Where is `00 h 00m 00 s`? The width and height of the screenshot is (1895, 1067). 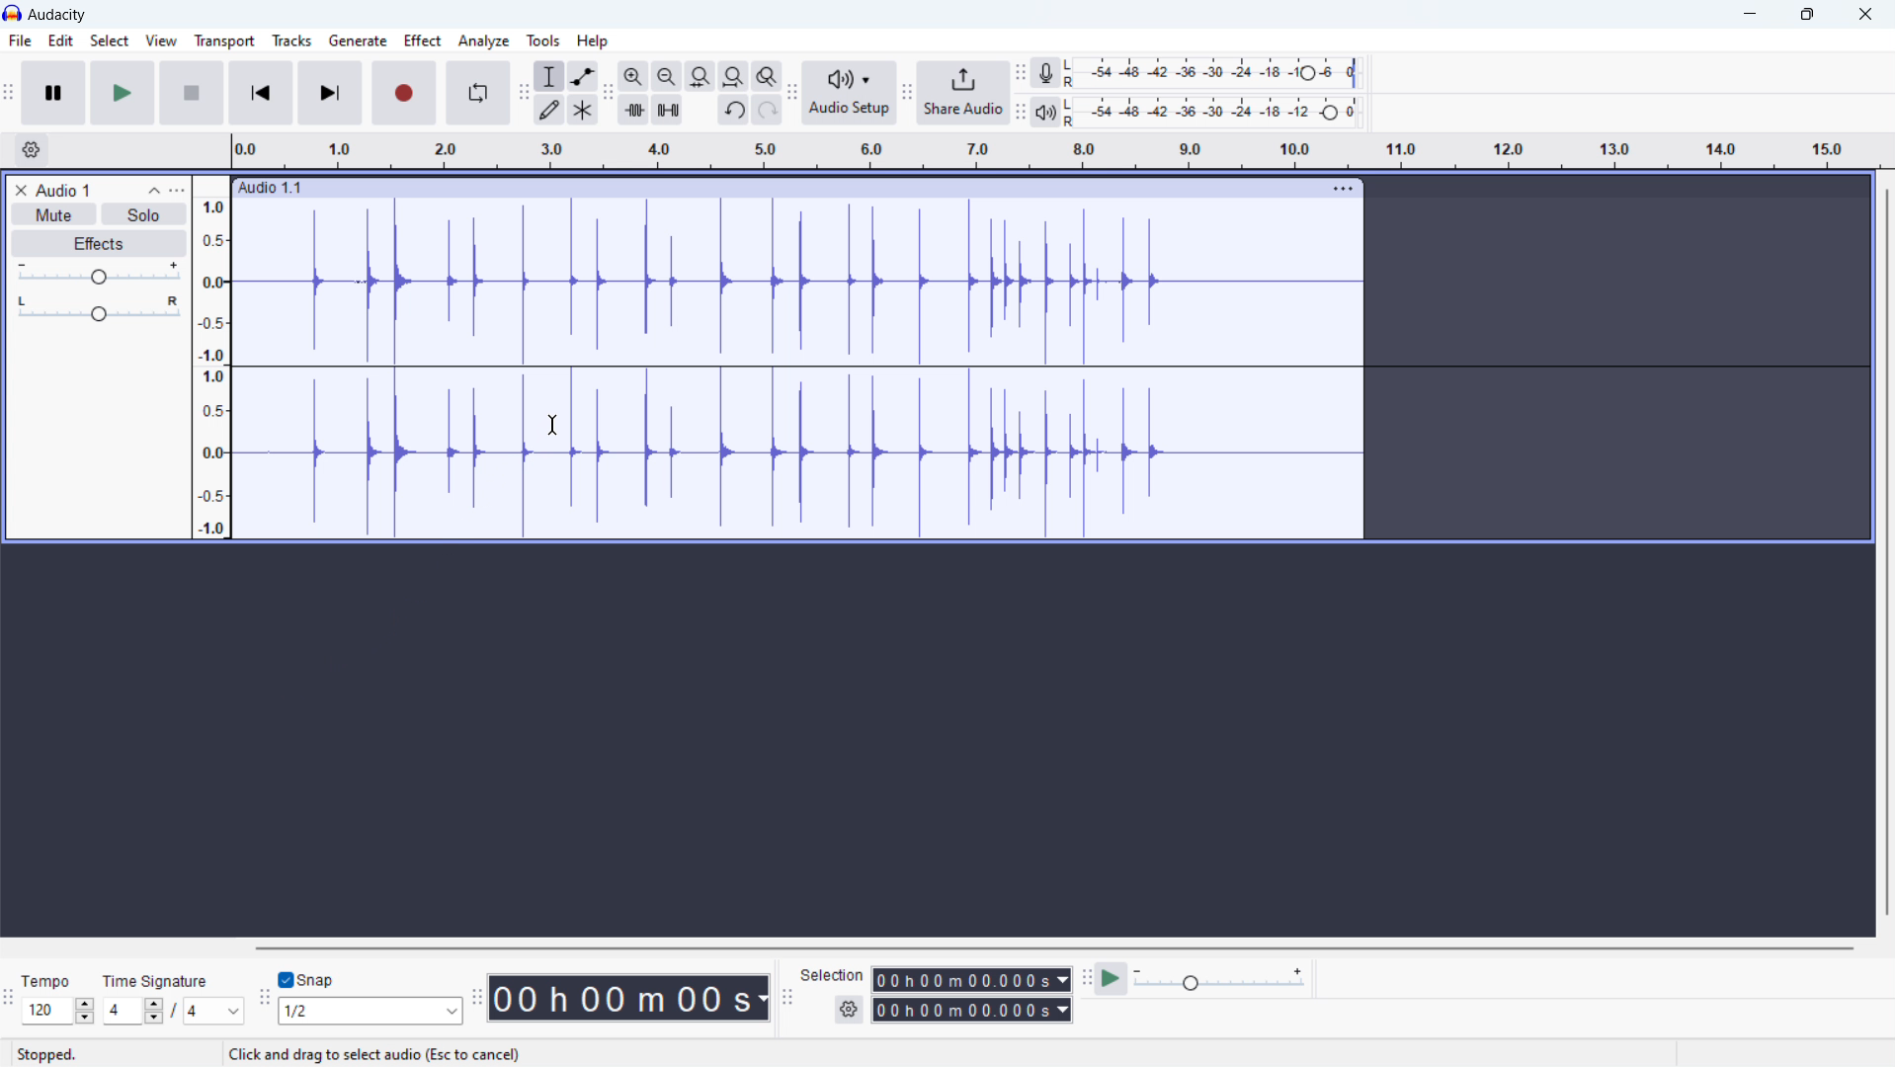
00 h 00m 00 s is located at coordinates (632, 999).